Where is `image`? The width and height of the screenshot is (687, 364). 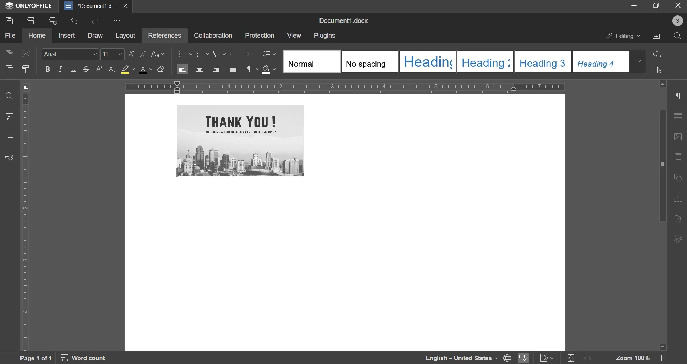
image is located at coordinates (679, 137).